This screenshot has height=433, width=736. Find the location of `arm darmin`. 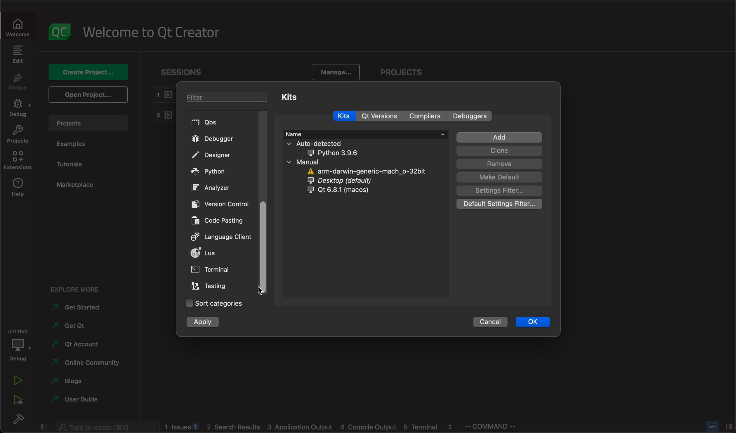

arm darmin is located at coordinates (365, 171).